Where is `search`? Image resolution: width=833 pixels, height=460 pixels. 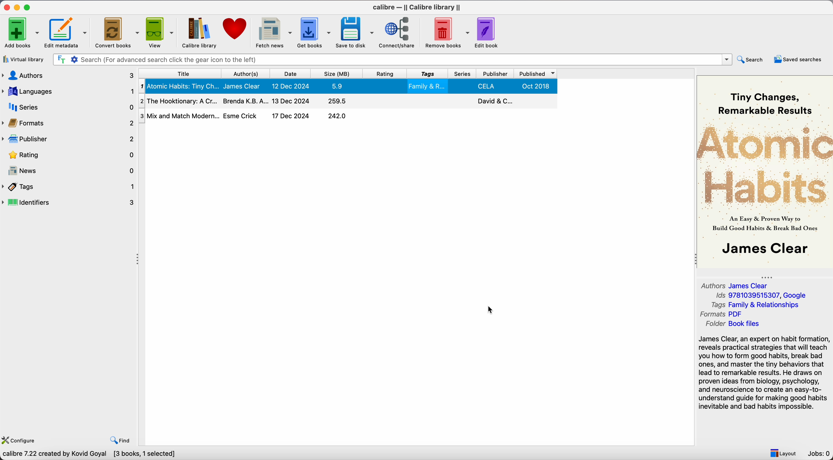 search is located at coordinates (750, 59).